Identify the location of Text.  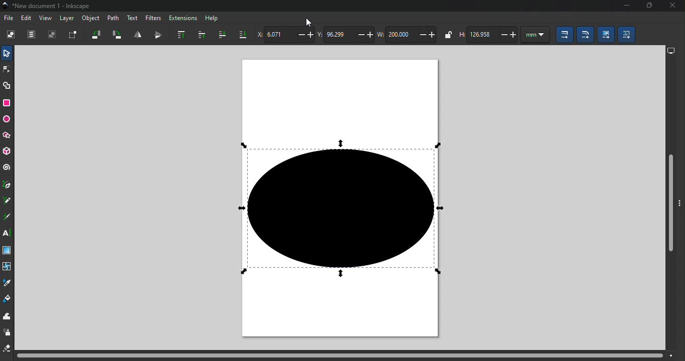
(131, 17).